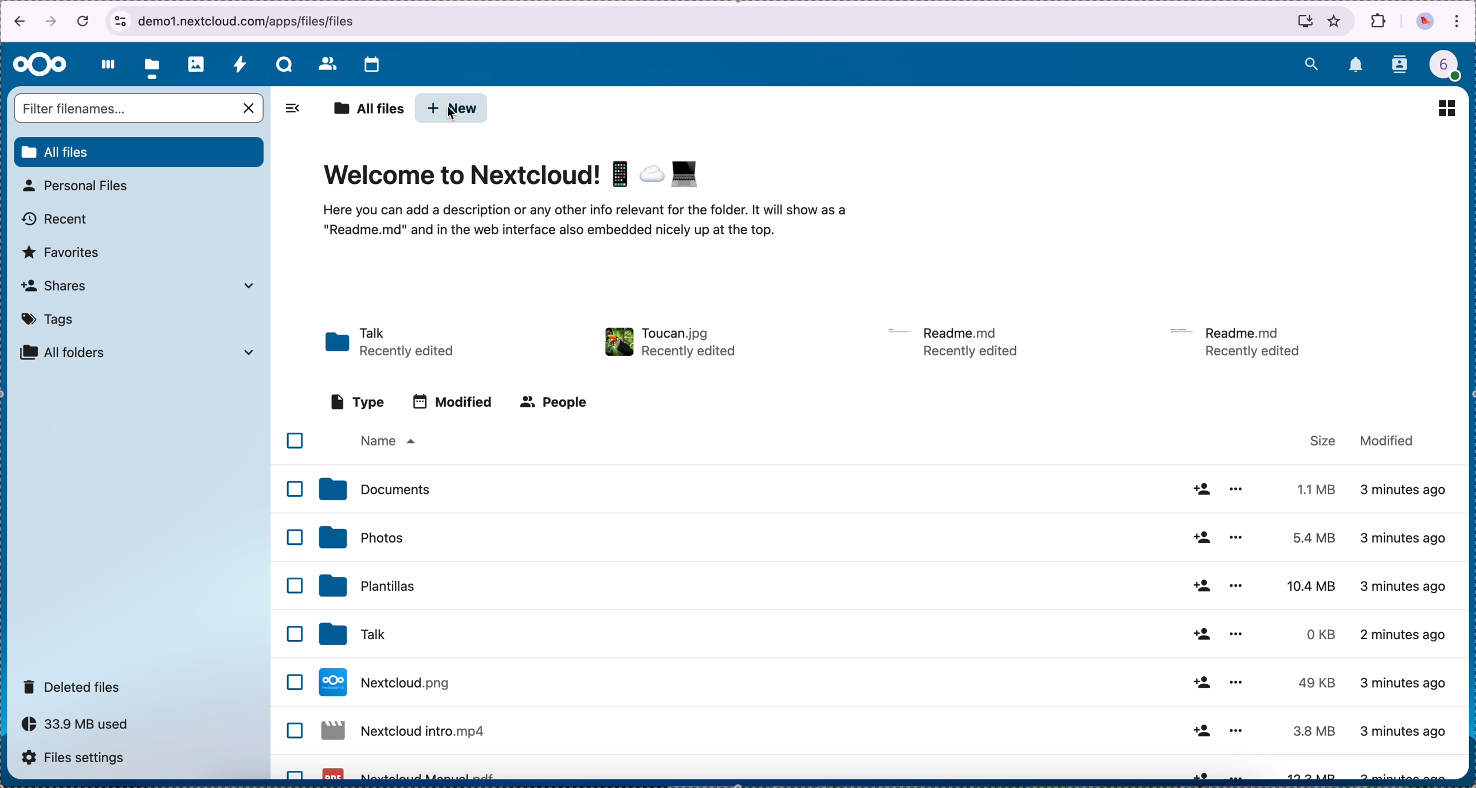 Image resolution: width=1476 pixels, height=788 pixels. What do you see at coordinates (1200, 634) in the screenshot?
I see `share` at bounding box center [1200, 634].